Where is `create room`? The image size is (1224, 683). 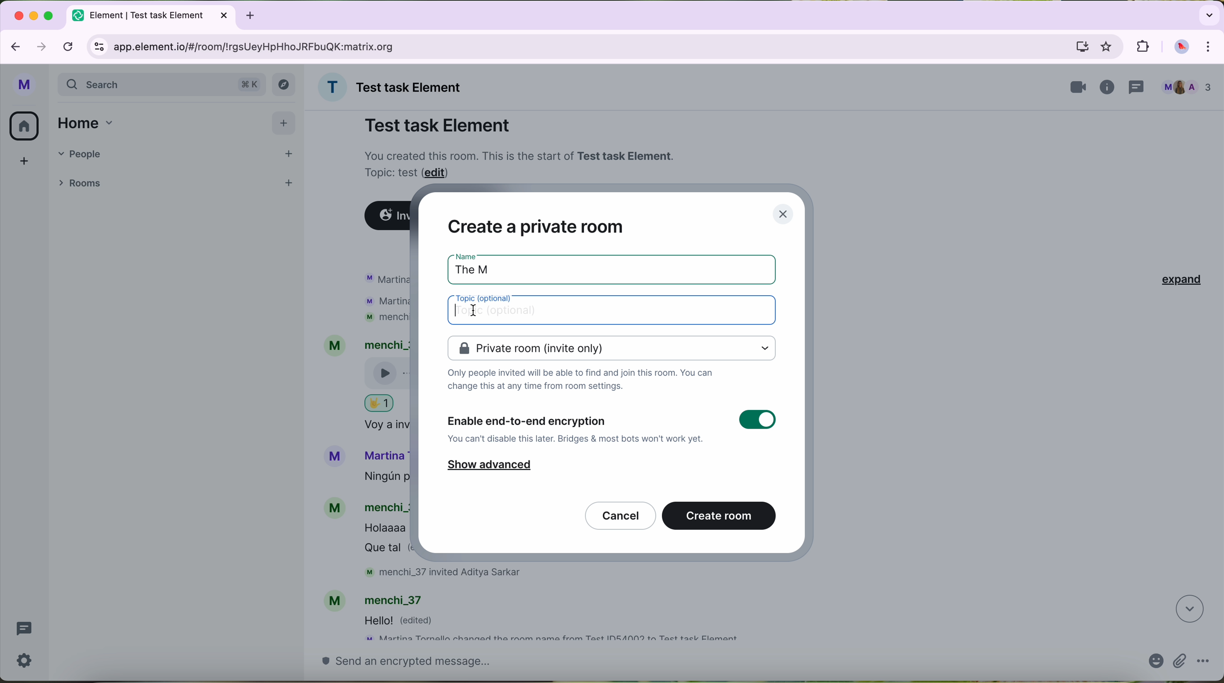 create room is located at coordinates (720, 515).